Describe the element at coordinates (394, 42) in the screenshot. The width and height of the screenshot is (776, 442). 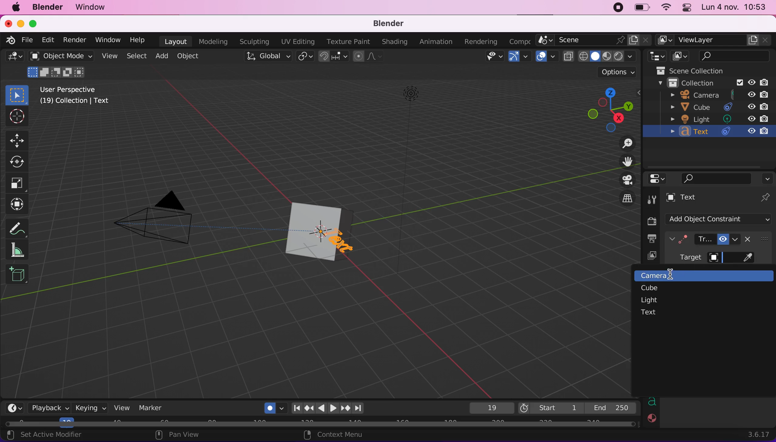
I see `shading` at that location.